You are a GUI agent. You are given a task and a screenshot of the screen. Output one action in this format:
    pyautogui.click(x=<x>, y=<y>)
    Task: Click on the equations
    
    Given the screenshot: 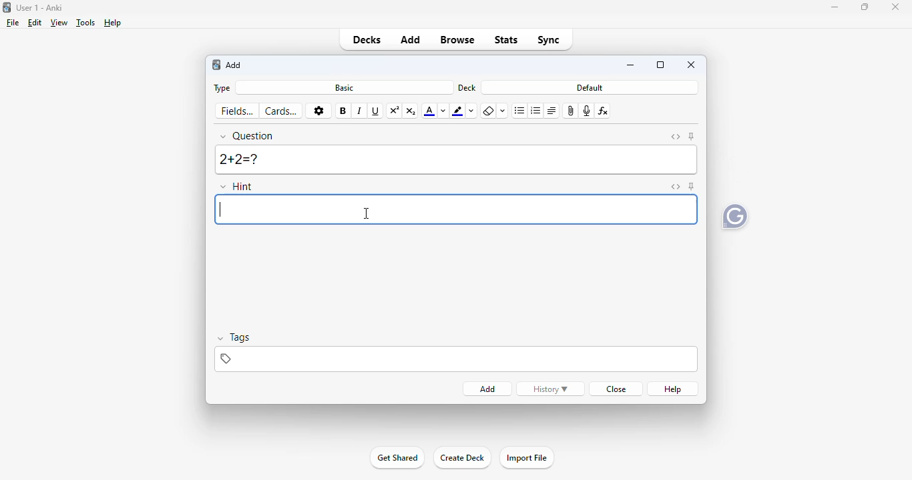 What is the action you would take?
    pyautogui.click(x=604, y=111)
    